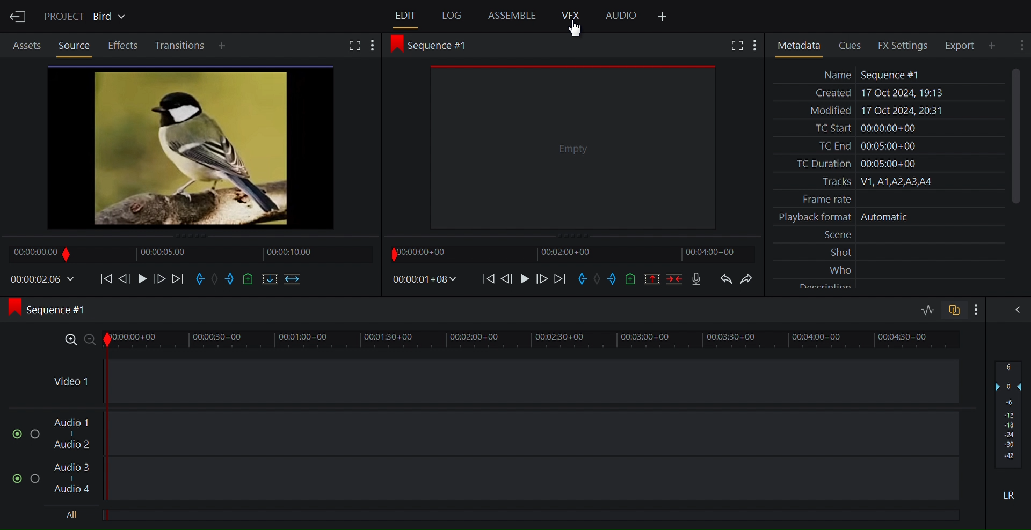 The width and height of the screenshot is (1031, 530). Describe the element at coordinates (526, 278) in the screenshot. I see `Play` at that location.